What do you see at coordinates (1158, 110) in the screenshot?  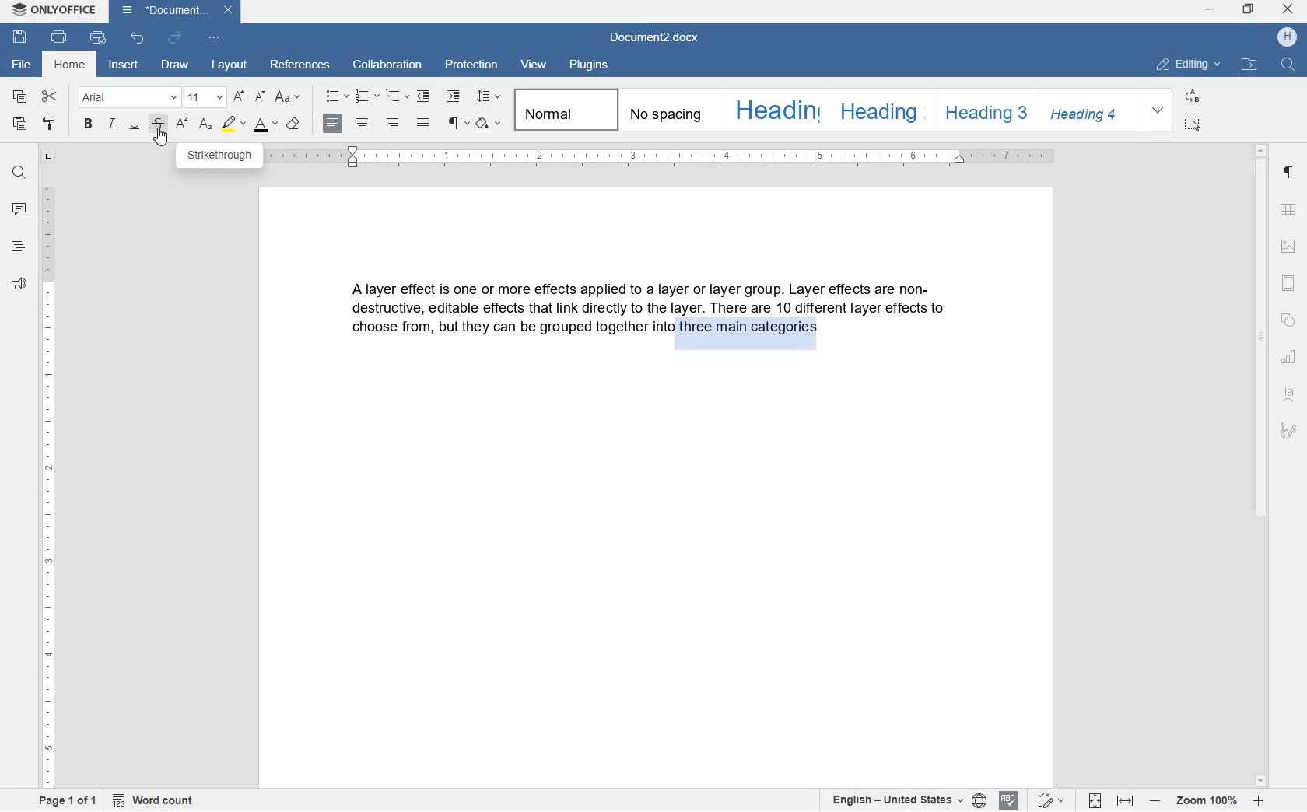 I see `expand formatting style` at bounding box center [1158, 110].